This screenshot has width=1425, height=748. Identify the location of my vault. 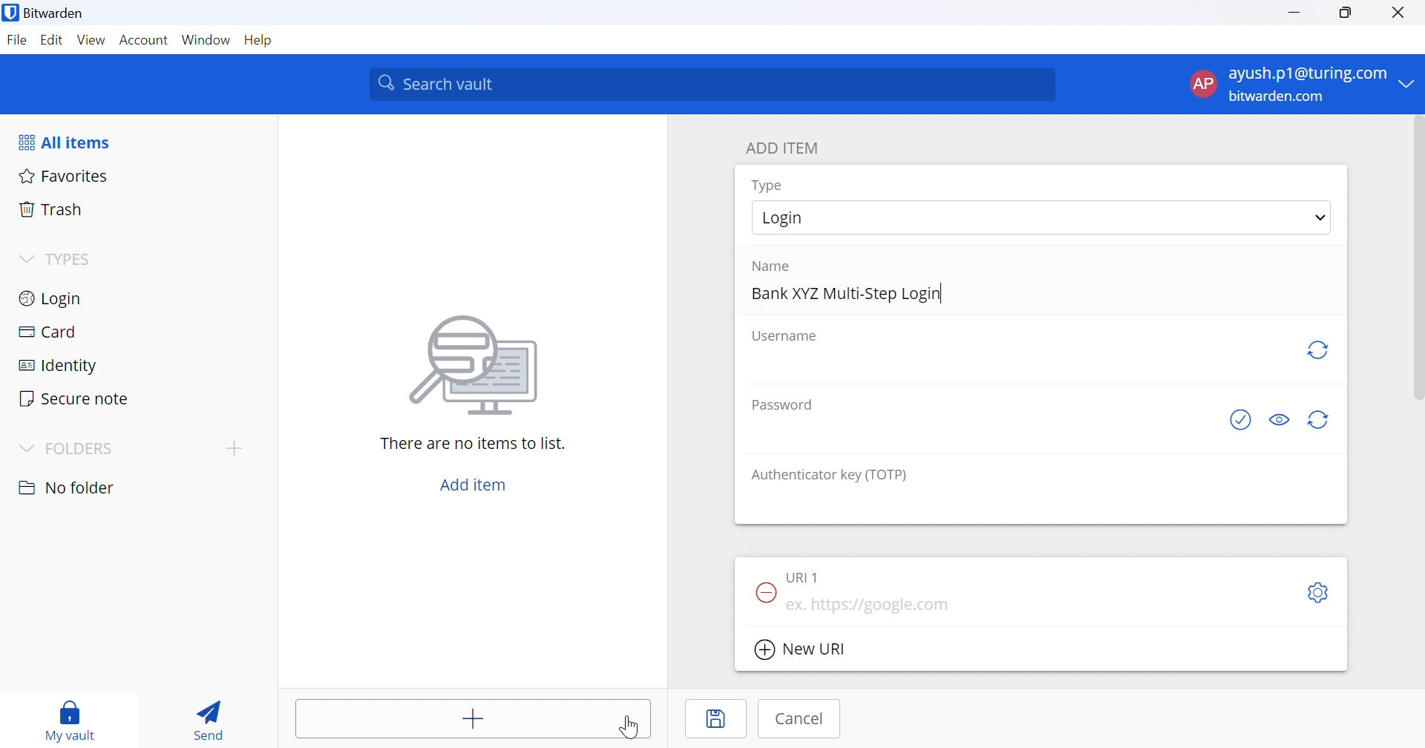
(74, 720).